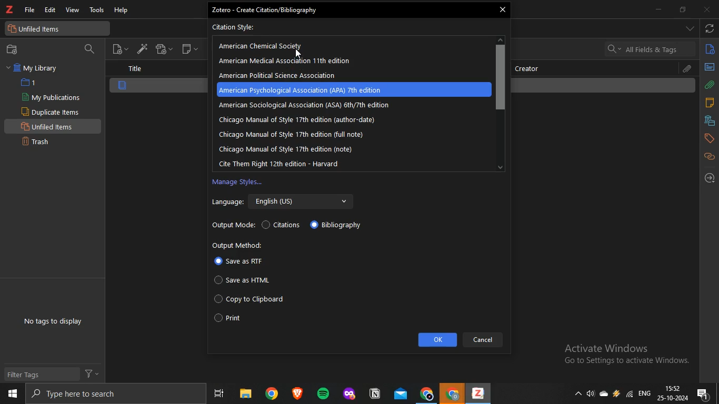 The height and width of the screenshot is (404, 719). I want to click on close, so click(706, 10).